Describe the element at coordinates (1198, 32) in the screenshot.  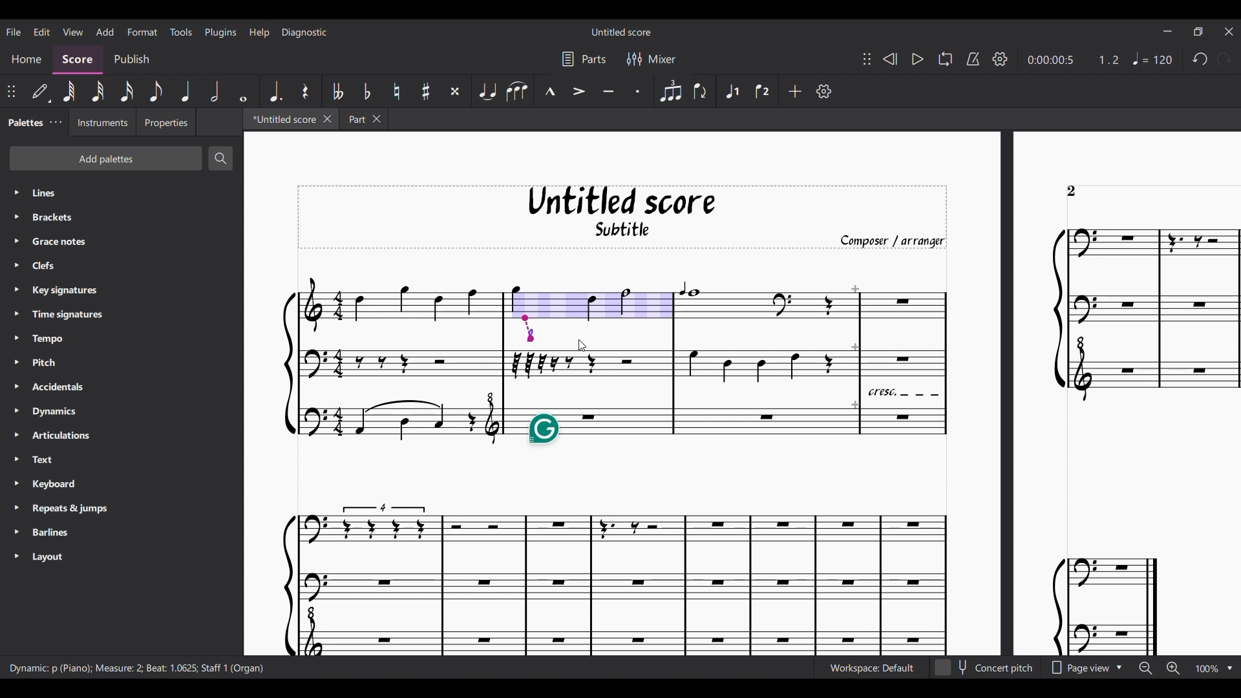
I see `Show interface in a smaller tab` at that location.